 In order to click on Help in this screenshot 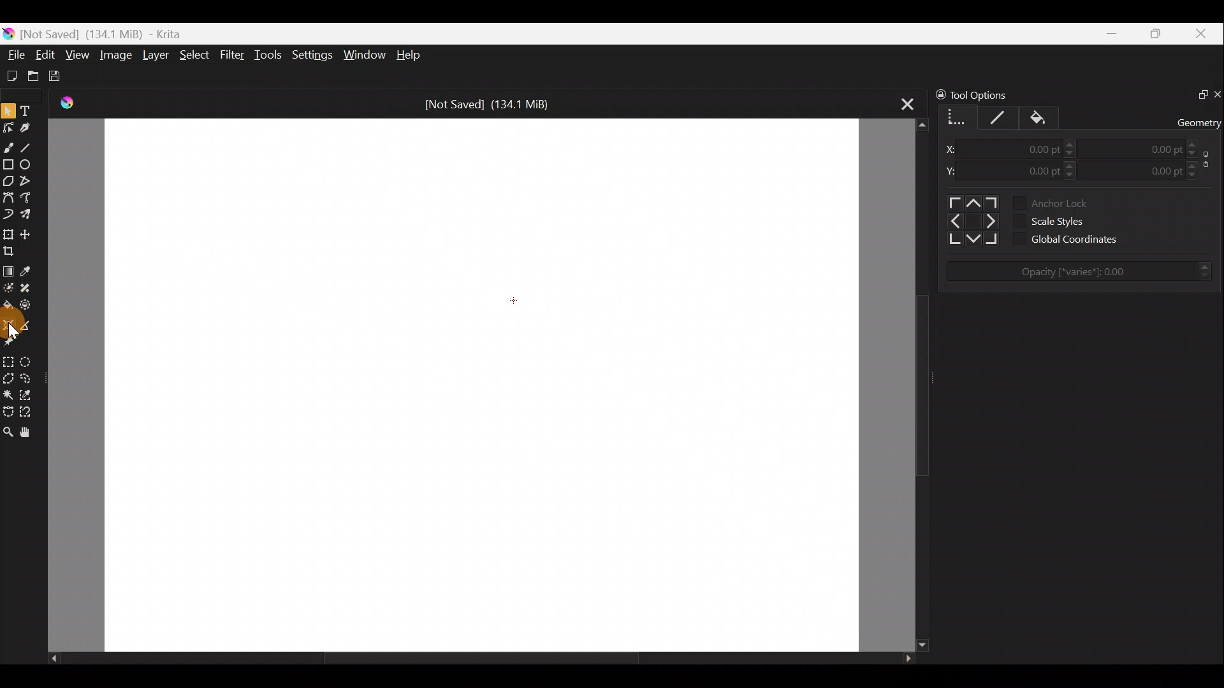, I will do `click(409, 55)`.